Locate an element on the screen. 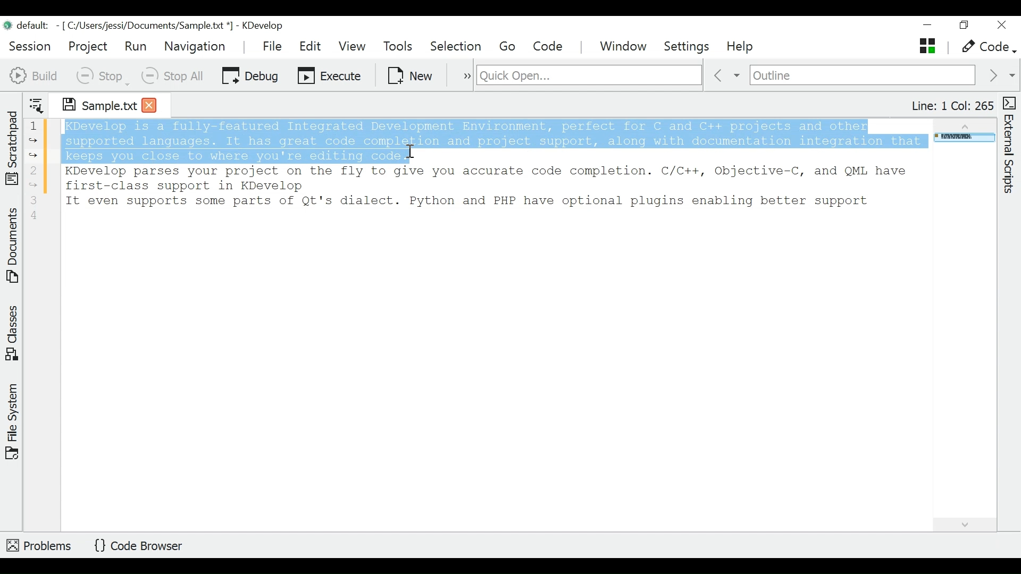 This screenshot has height=574, width=1021. Outline is located at coordinates (863, 76).